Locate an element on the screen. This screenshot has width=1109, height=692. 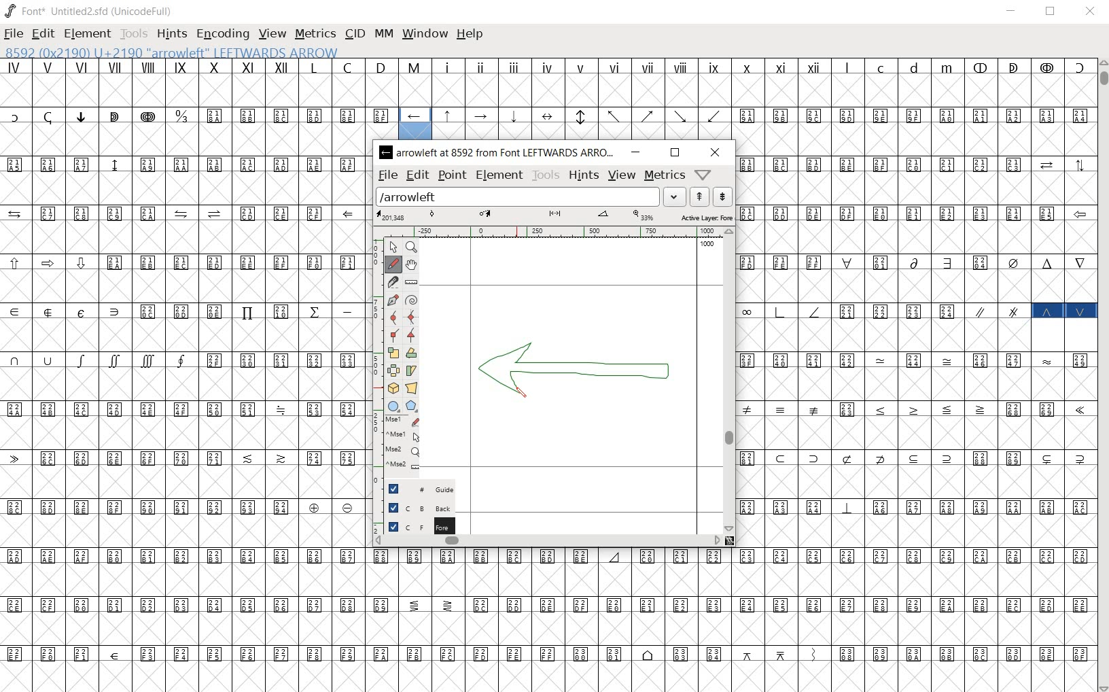
Add a corner point is located at coordinates (412, 334).